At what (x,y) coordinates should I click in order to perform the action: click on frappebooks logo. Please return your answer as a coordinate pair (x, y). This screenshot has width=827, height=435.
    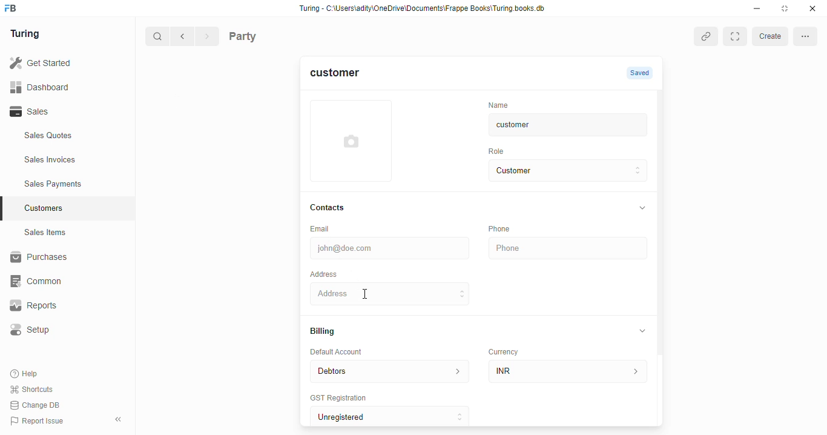
    Looking at the image, I should click on (14, 9).